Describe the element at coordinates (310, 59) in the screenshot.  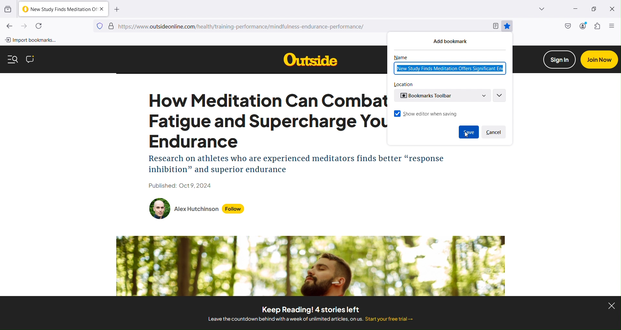
I see `` at that location.